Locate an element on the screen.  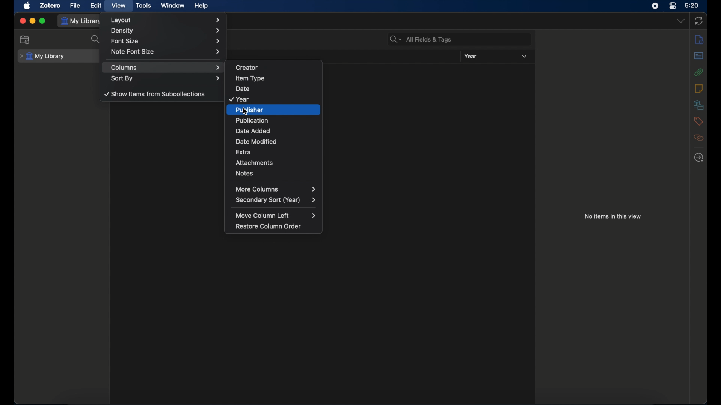
secondary sort is located at coordinates (276, 200).